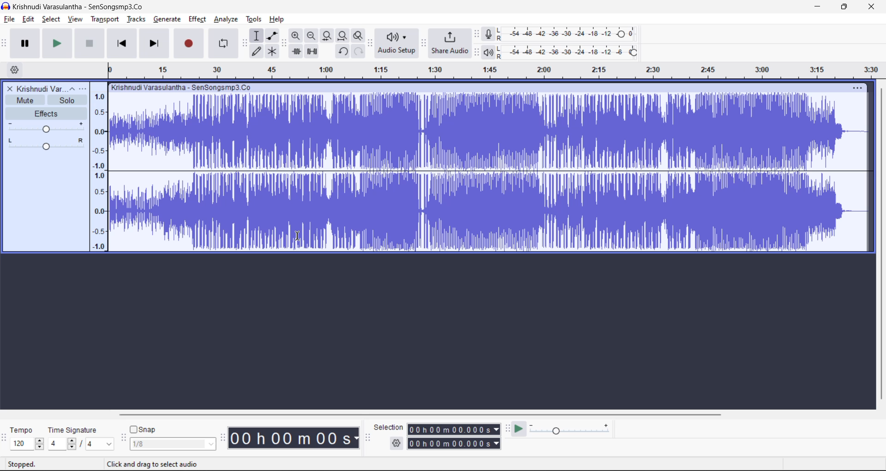 The width and height of the screenshot is (886, 471). Describe the element at coordinates (90, 44) in the screenshot. I see `stop` at that location.